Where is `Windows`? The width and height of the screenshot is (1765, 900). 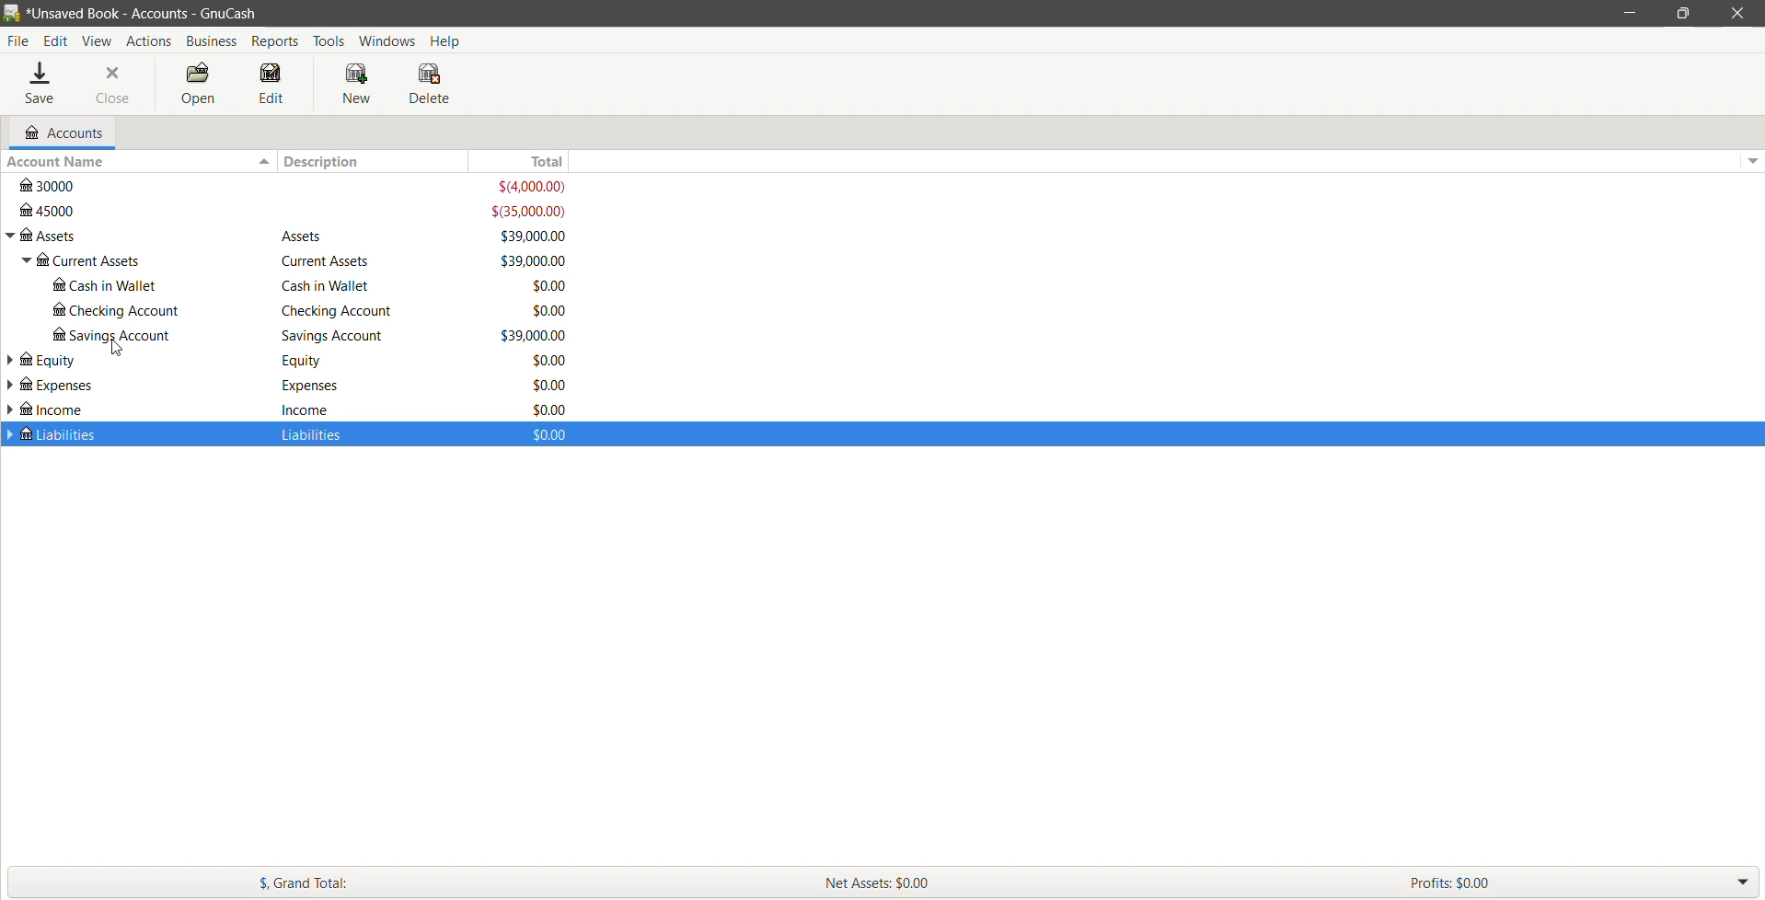
Windows is located at coordinates (389, 40).